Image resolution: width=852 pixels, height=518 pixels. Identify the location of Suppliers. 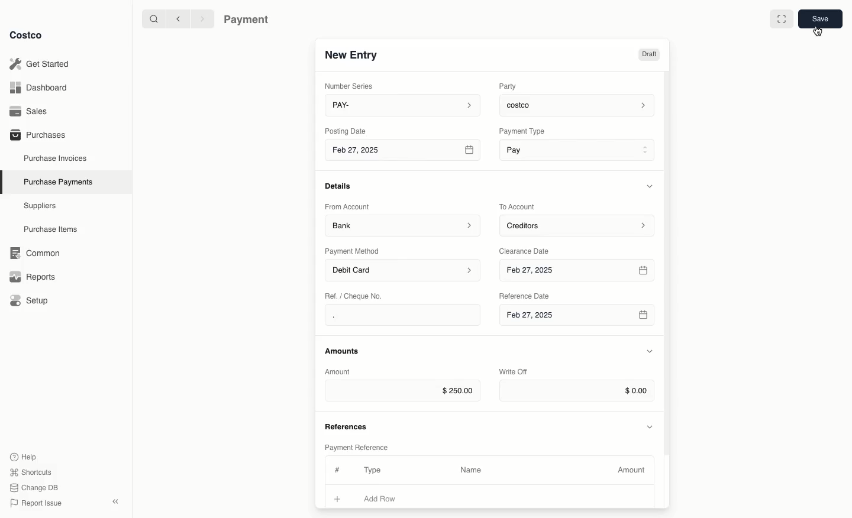
(40, 205).